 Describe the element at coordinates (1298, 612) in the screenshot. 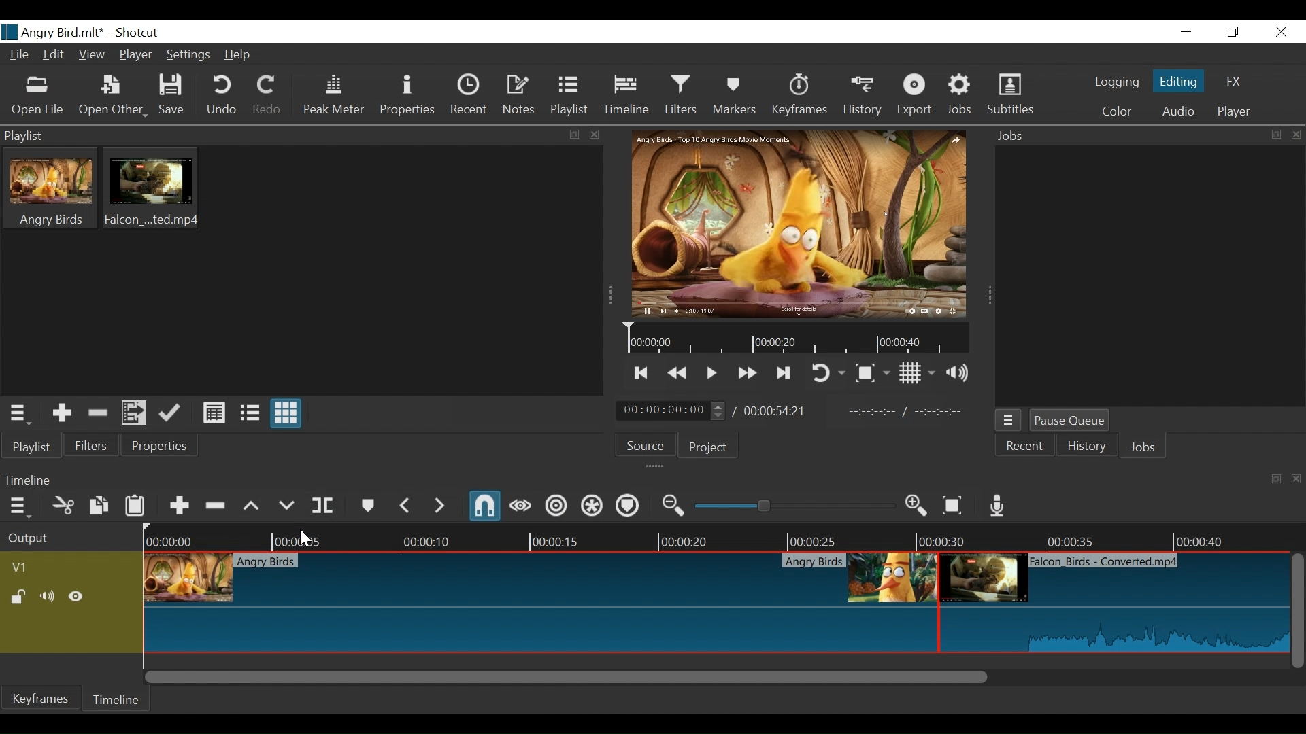

I see `Vertical Scroll bar` at that location.